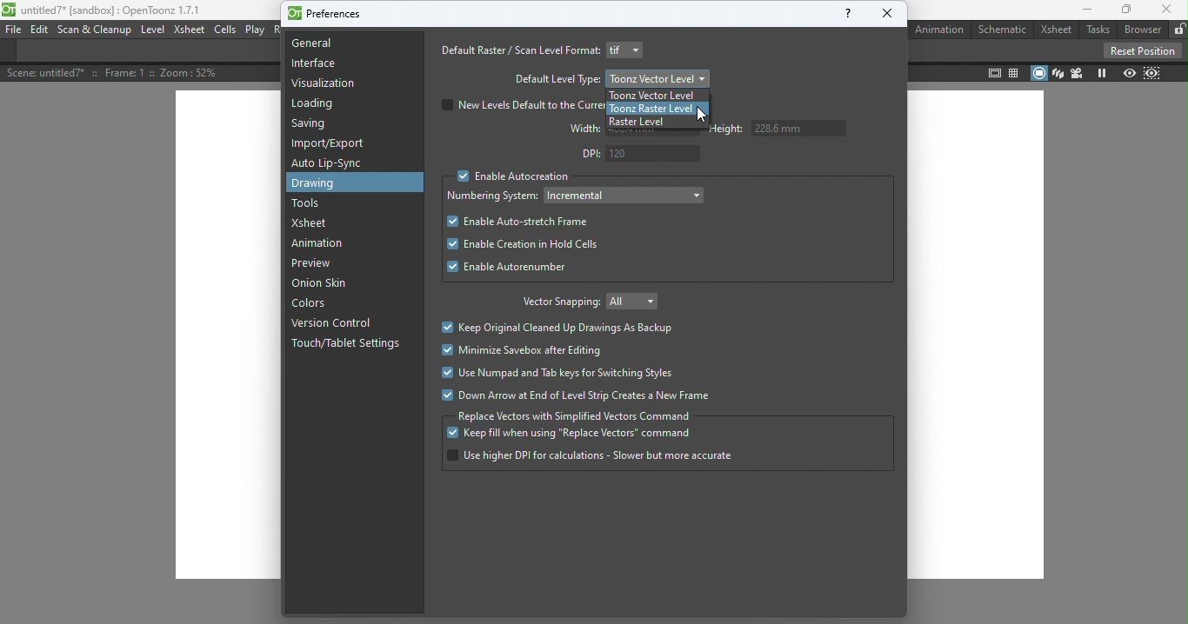 This screenshot has width=1188, height=624. I want to click on Toonz raster level, so click(647, 109).